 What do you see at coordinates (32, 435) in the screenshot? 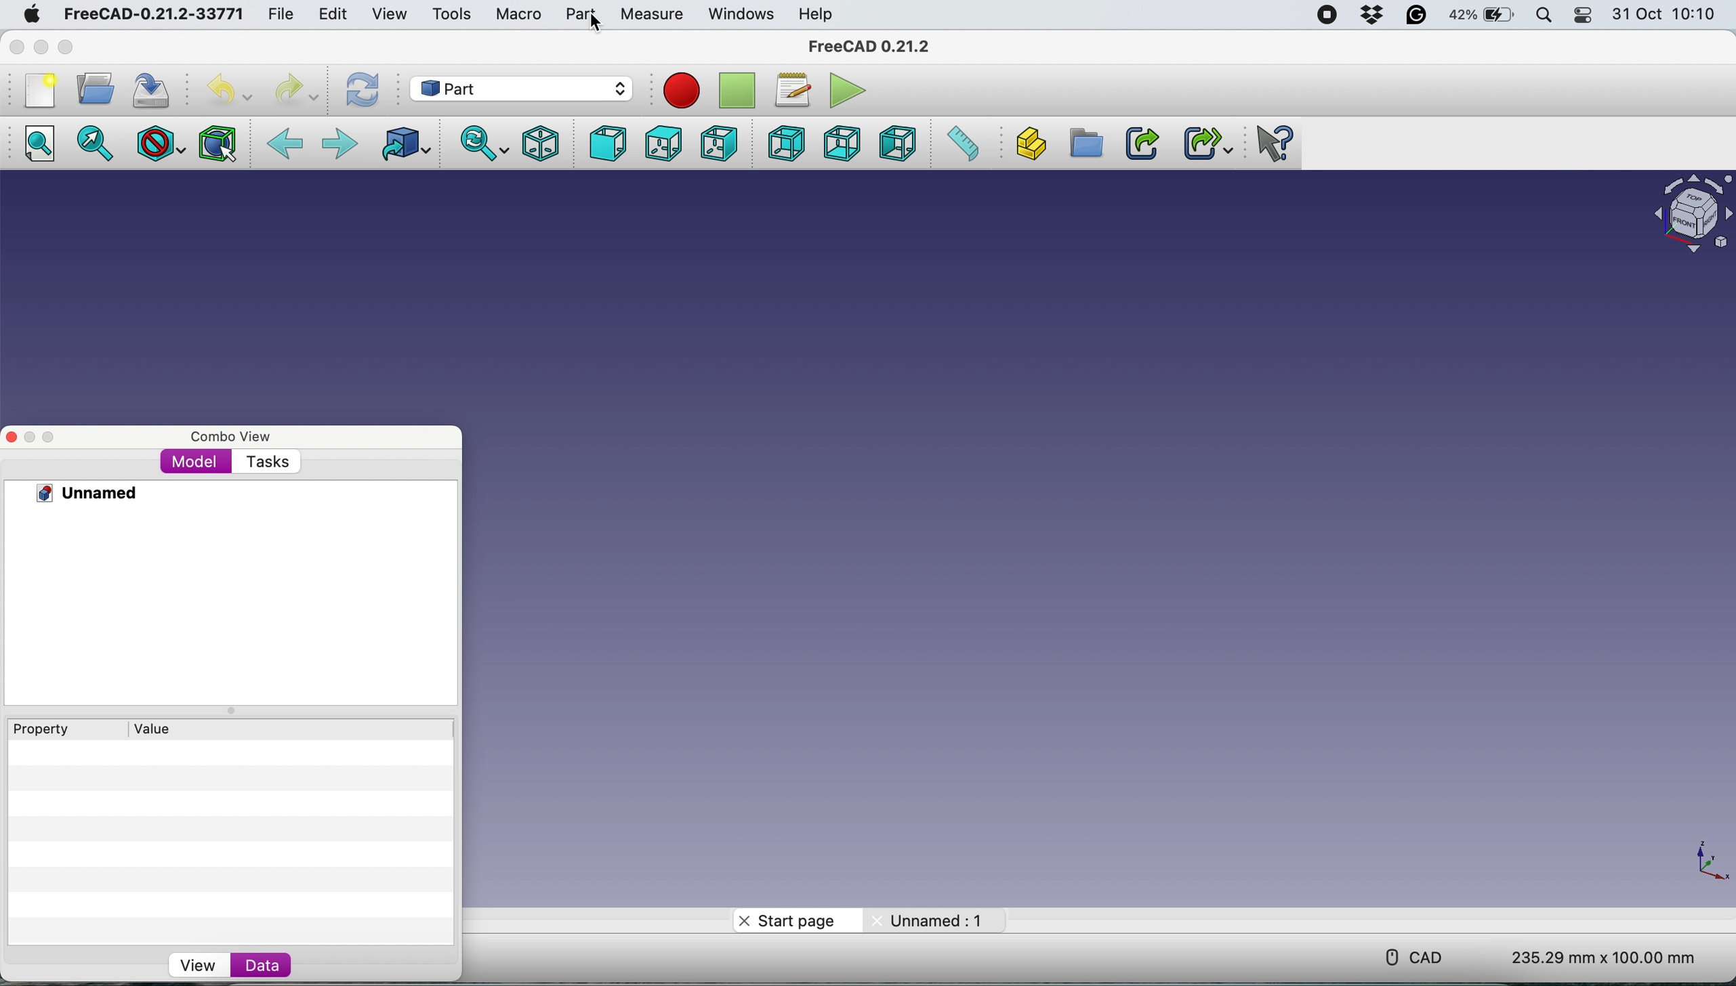
I see `Minimize` at bounding box center [32, 435].